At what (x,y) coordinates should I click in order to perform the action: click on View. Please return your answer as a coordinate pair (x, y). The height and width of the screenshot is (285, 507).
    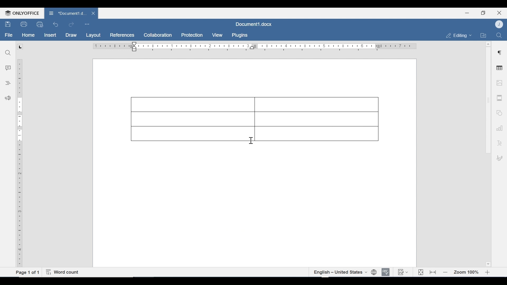
    Looking at the image, I should click on (218, 35).